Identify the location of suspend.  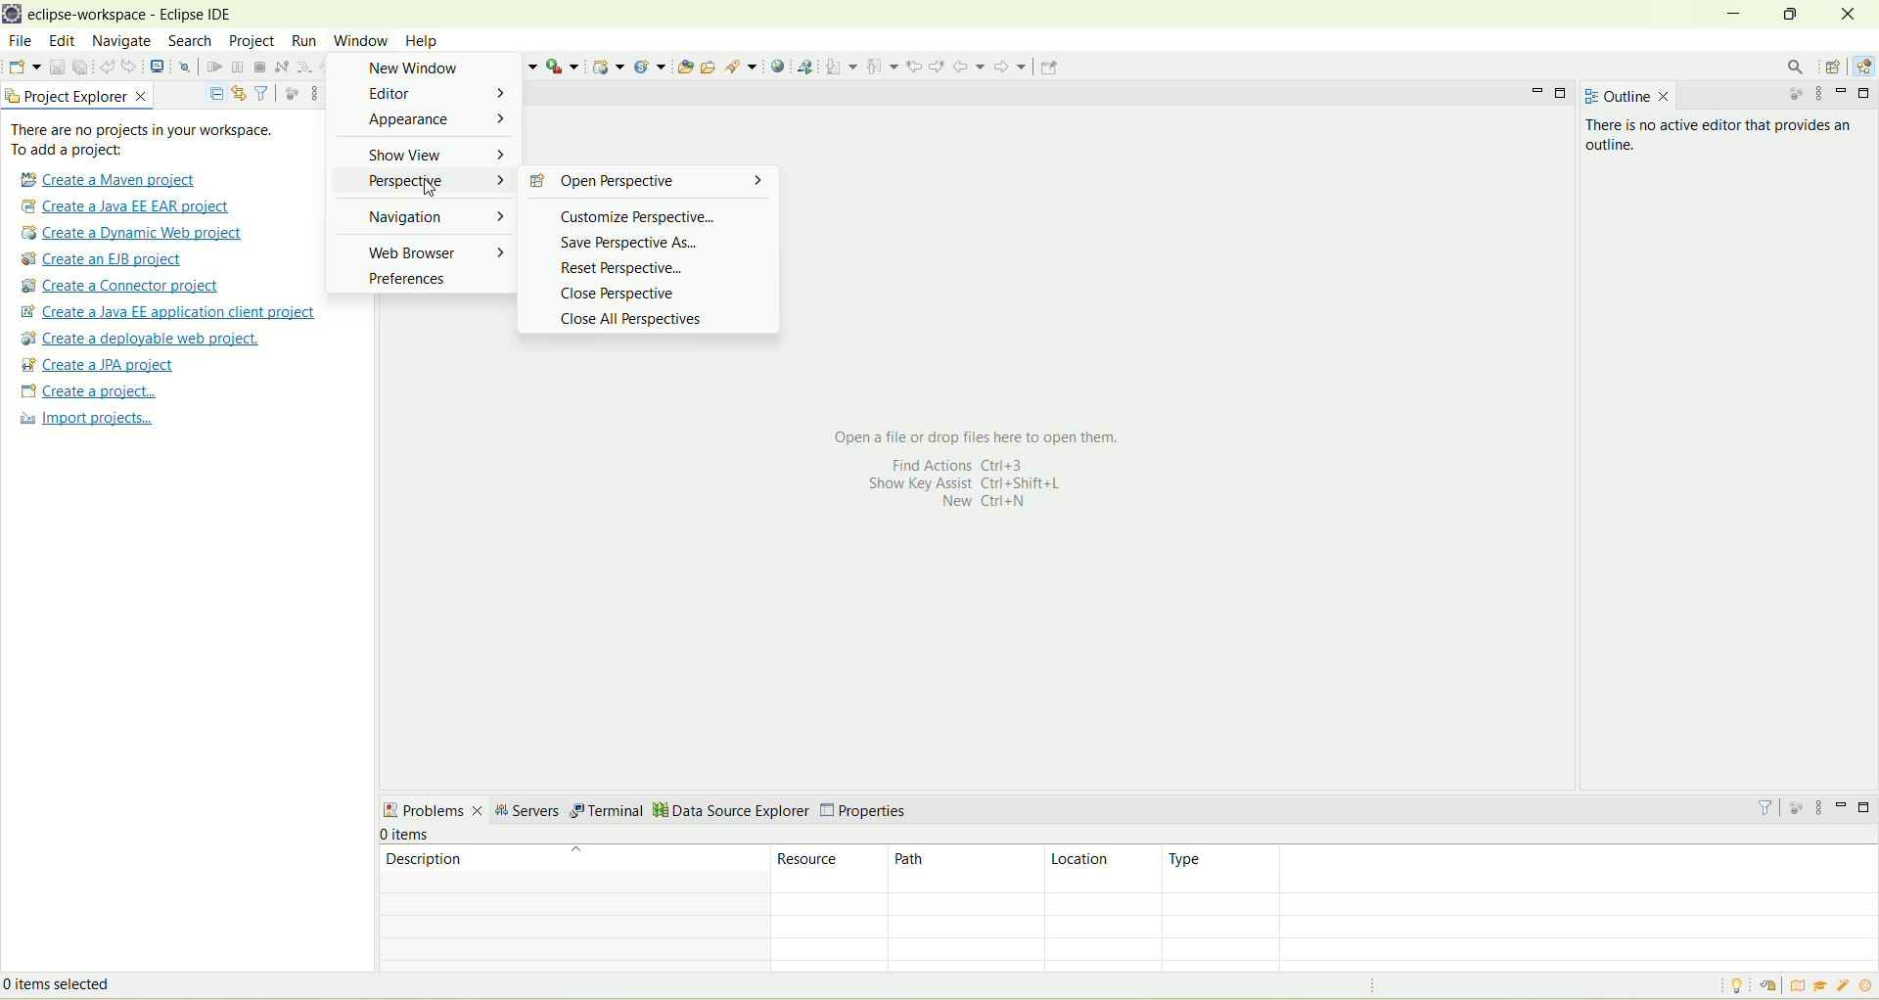
(236, 68).